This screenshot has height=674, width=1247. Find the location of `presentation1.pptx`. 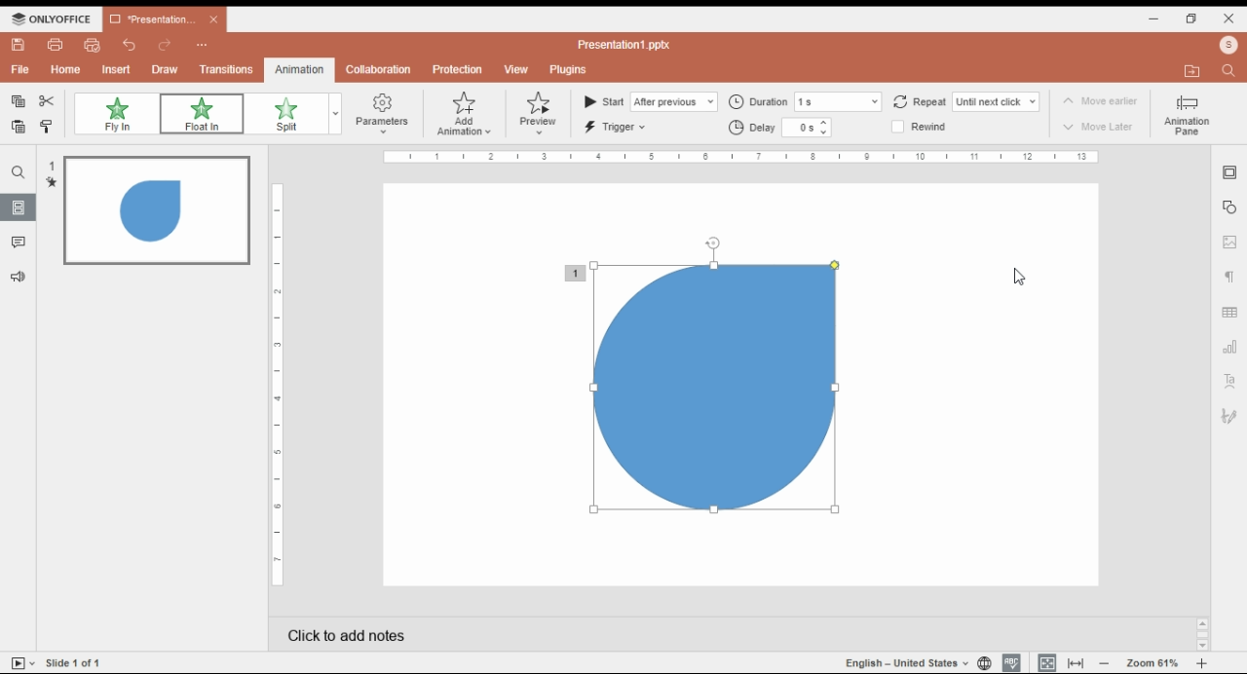

presentation1.pptx is located at coordinates (628, 45).